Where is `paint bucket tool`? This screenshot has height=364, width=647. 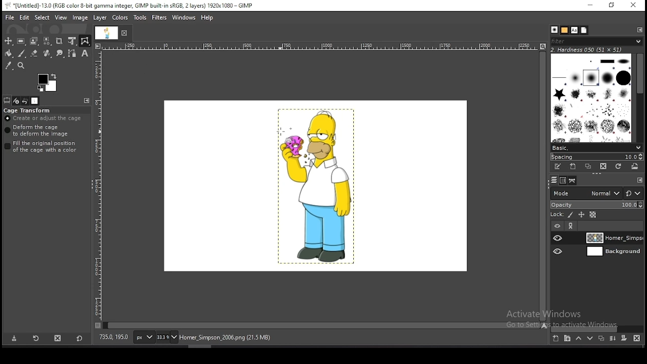
paint bucket tool is located at coordinates (9, 53).